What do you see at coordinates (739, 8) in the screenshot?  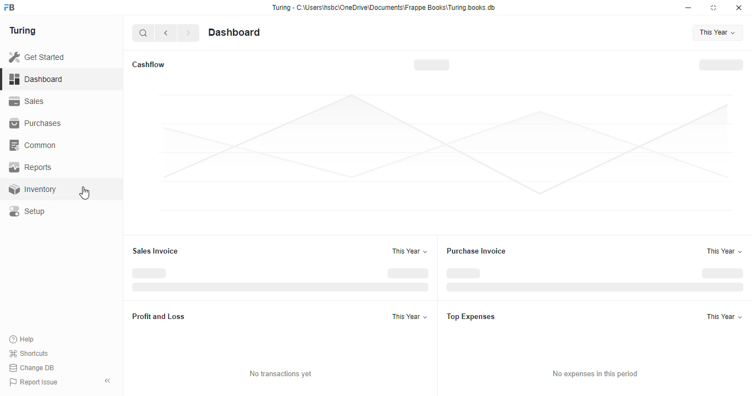 I see `close` at bounding box center [739, 8].